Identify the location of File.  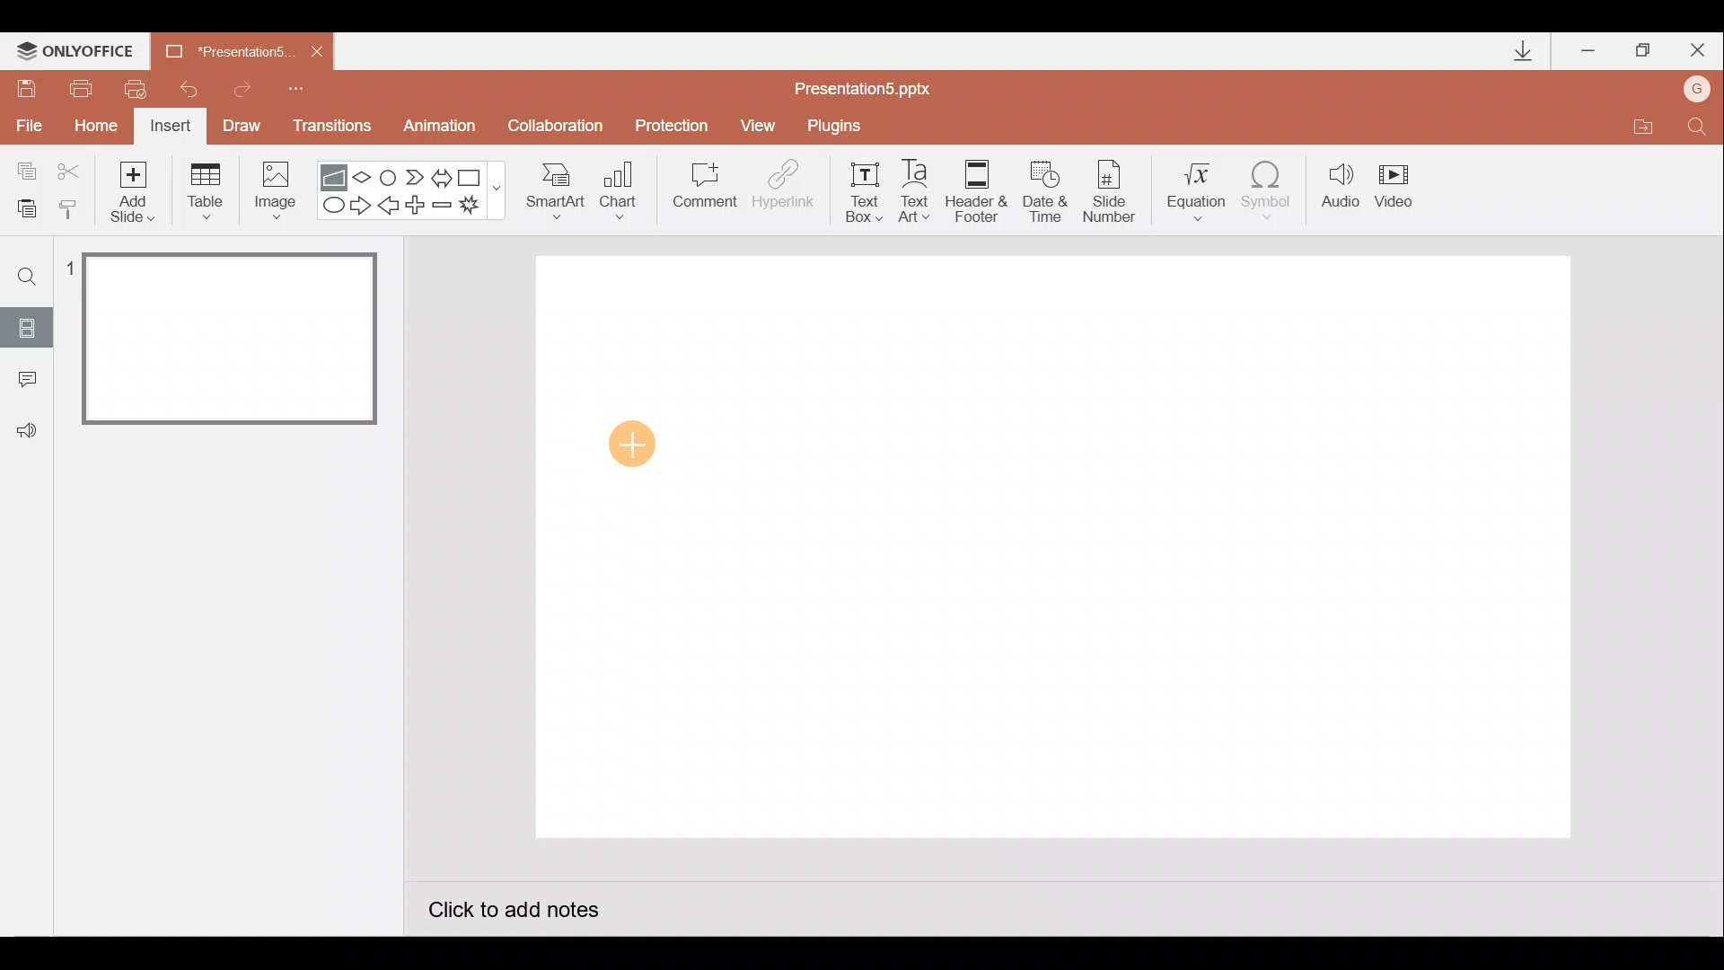
(26, 125).